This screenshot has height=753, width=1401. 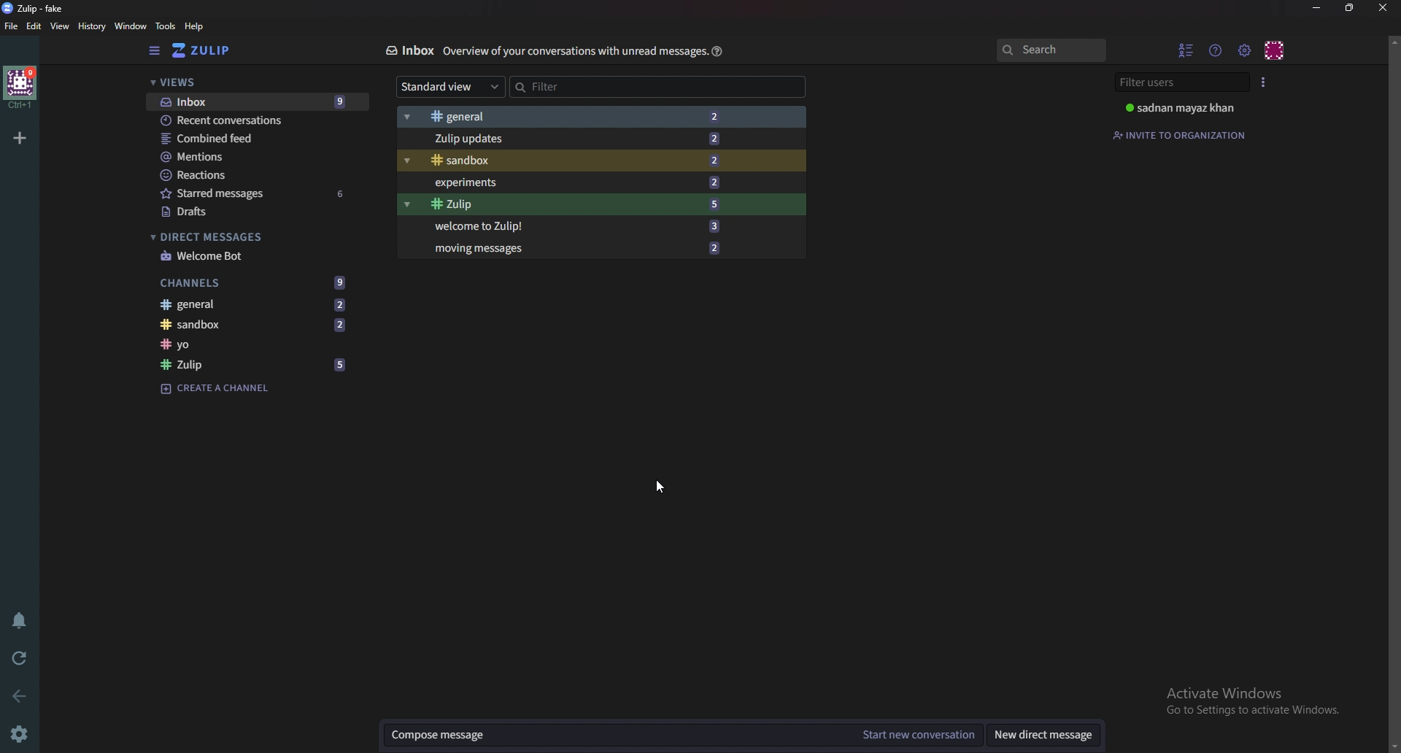 What do you see at coordinates (225, 390) in the screenshot?
I see `Create a channel` at bounding box center [225, 390].